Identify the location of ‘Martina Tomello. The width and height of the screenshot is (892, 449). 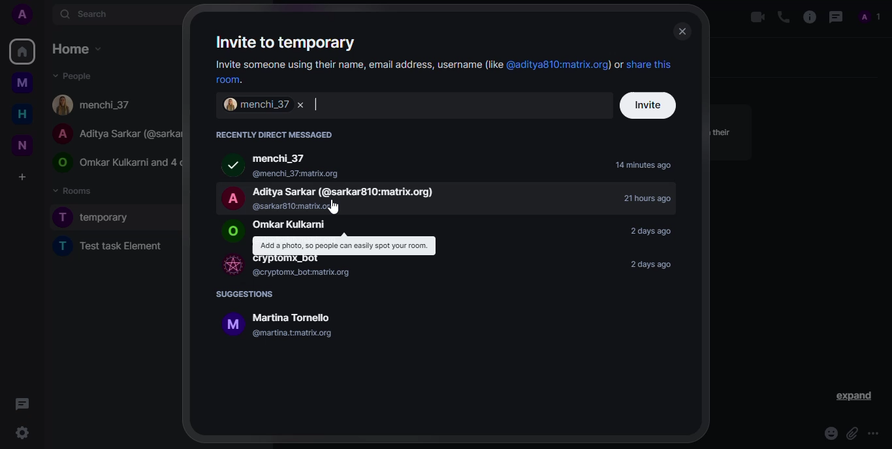
(290, 317).